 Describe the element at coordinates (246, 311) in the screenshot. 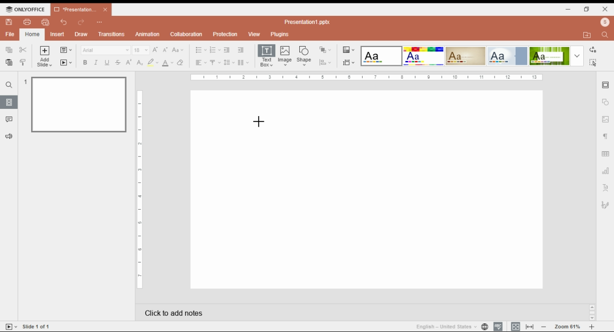

I see `click to add notes` at that location.